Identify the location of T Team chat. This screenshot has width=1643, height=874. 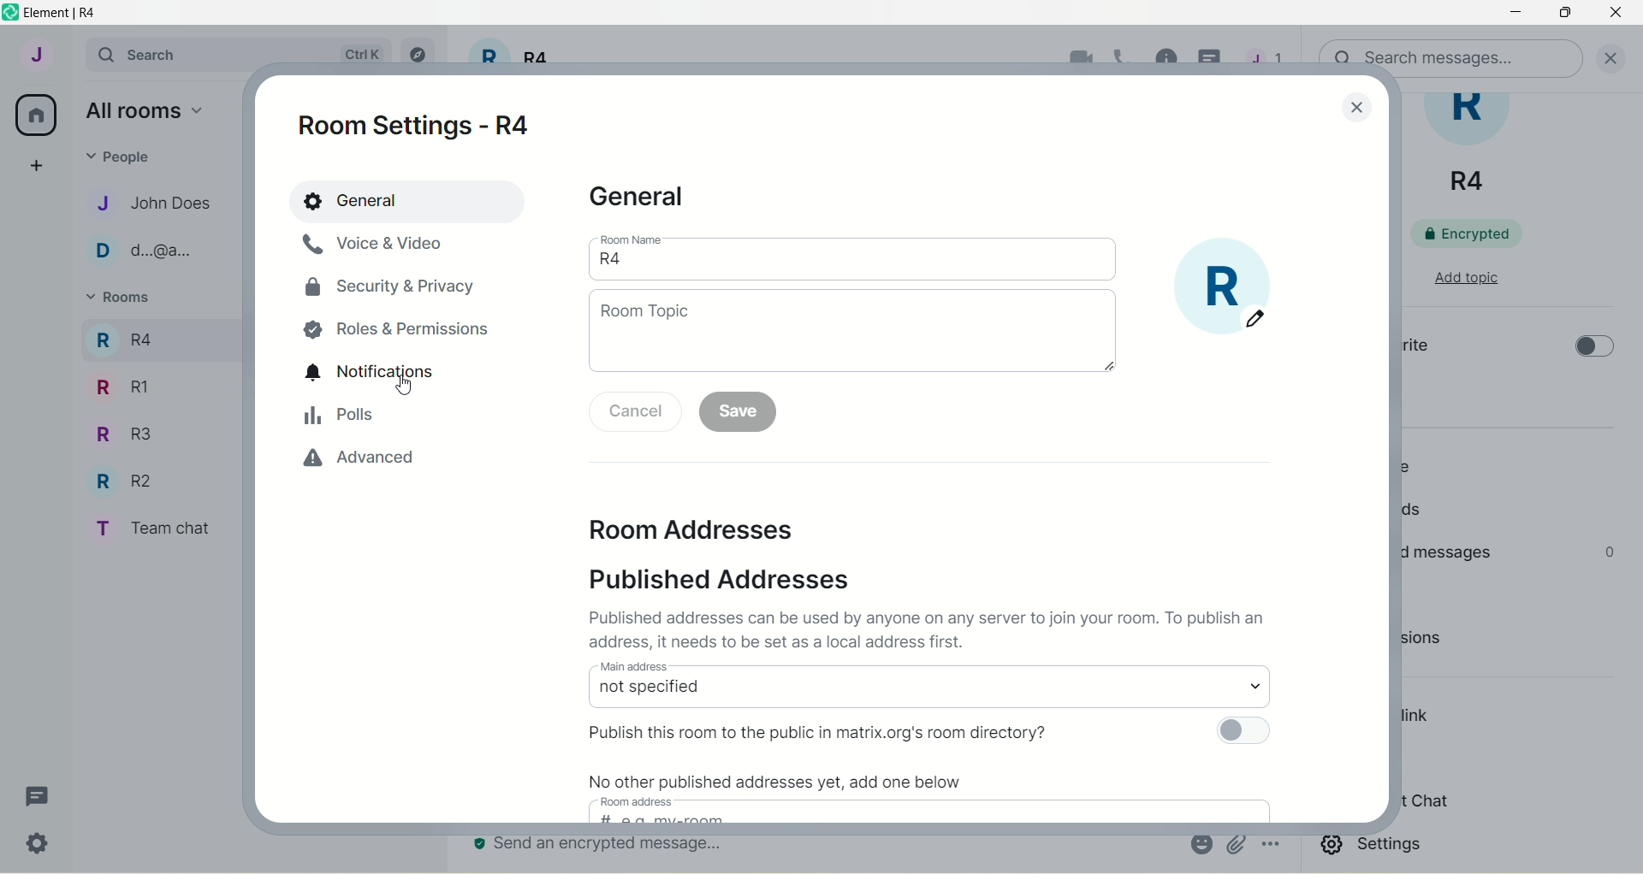
(147, 526).